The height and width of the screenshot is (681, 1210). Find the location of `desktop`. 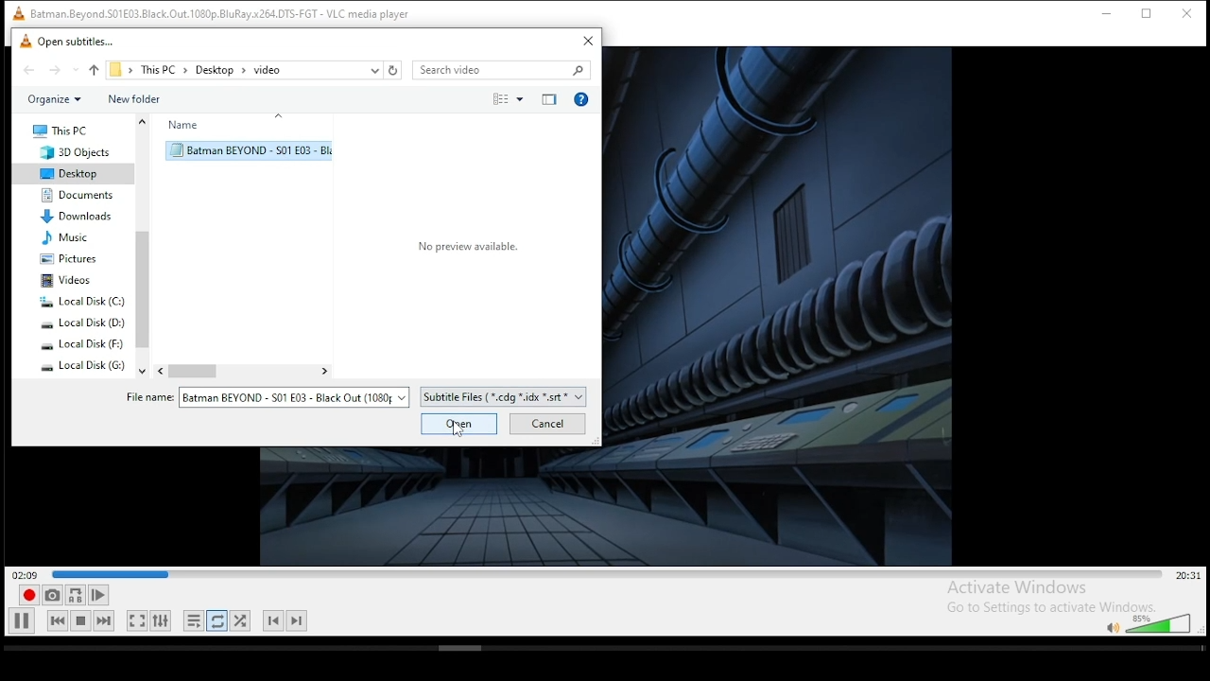

desktop is located at coordinates (214, 70).